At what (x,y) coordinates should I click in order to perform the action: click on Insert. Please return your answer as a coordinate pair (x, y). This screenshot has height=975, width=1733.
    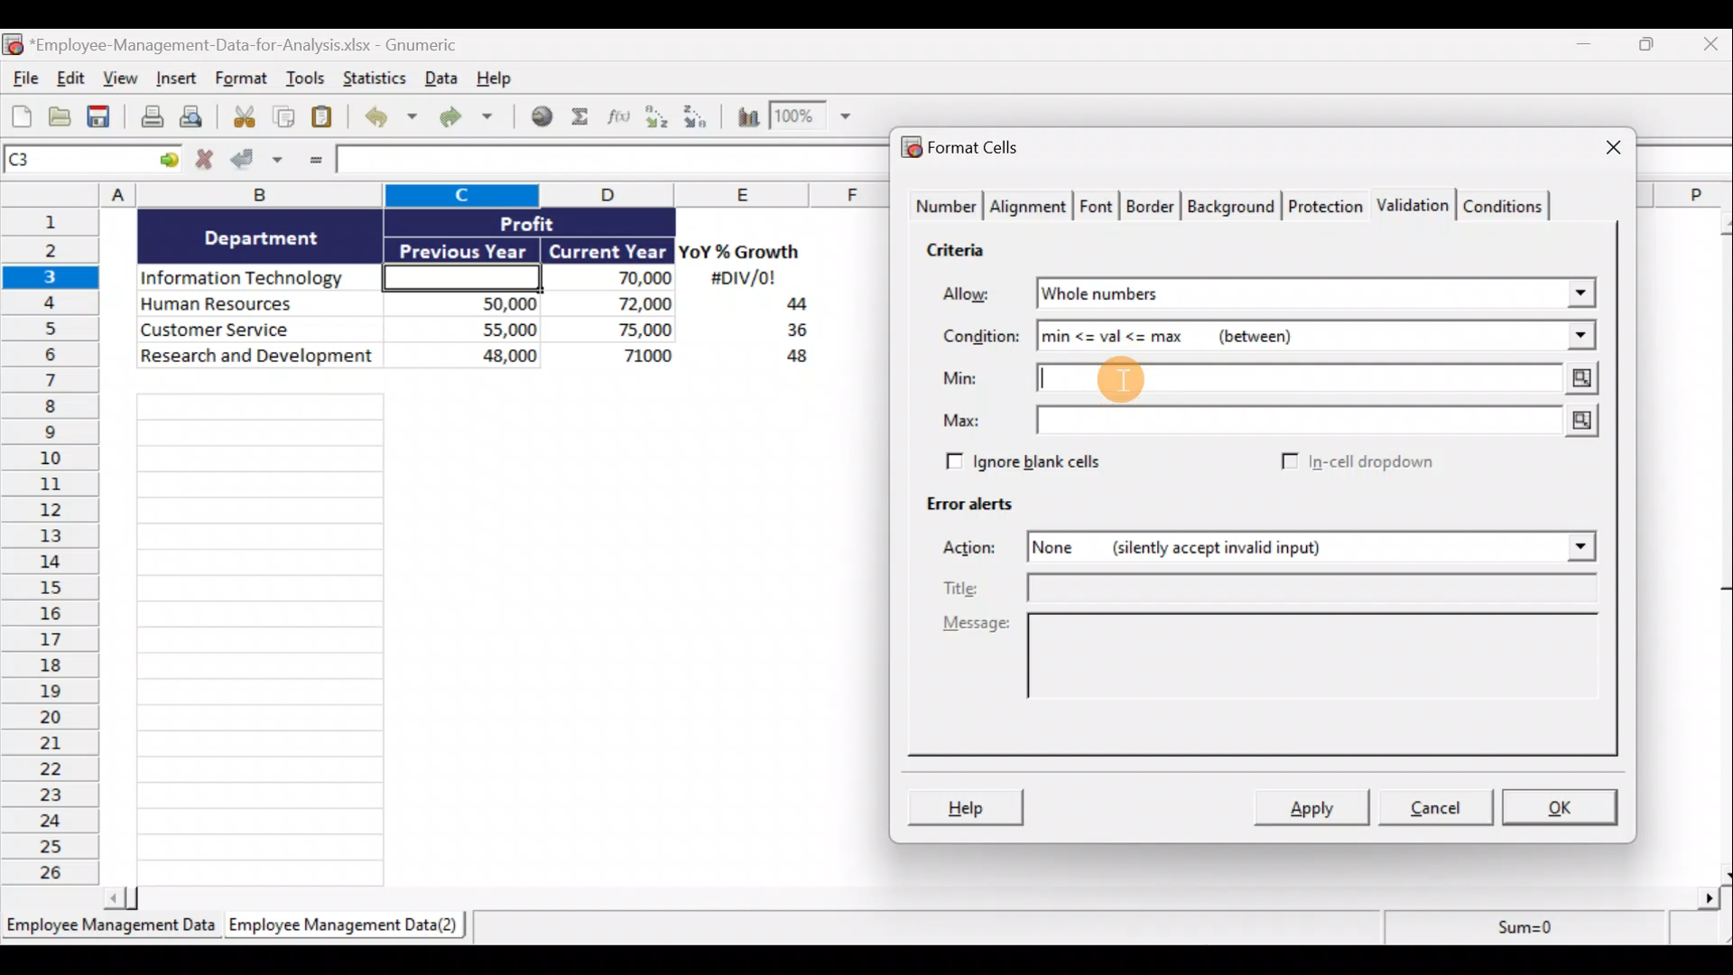
    Looking at the image, I should click on (180, 82).